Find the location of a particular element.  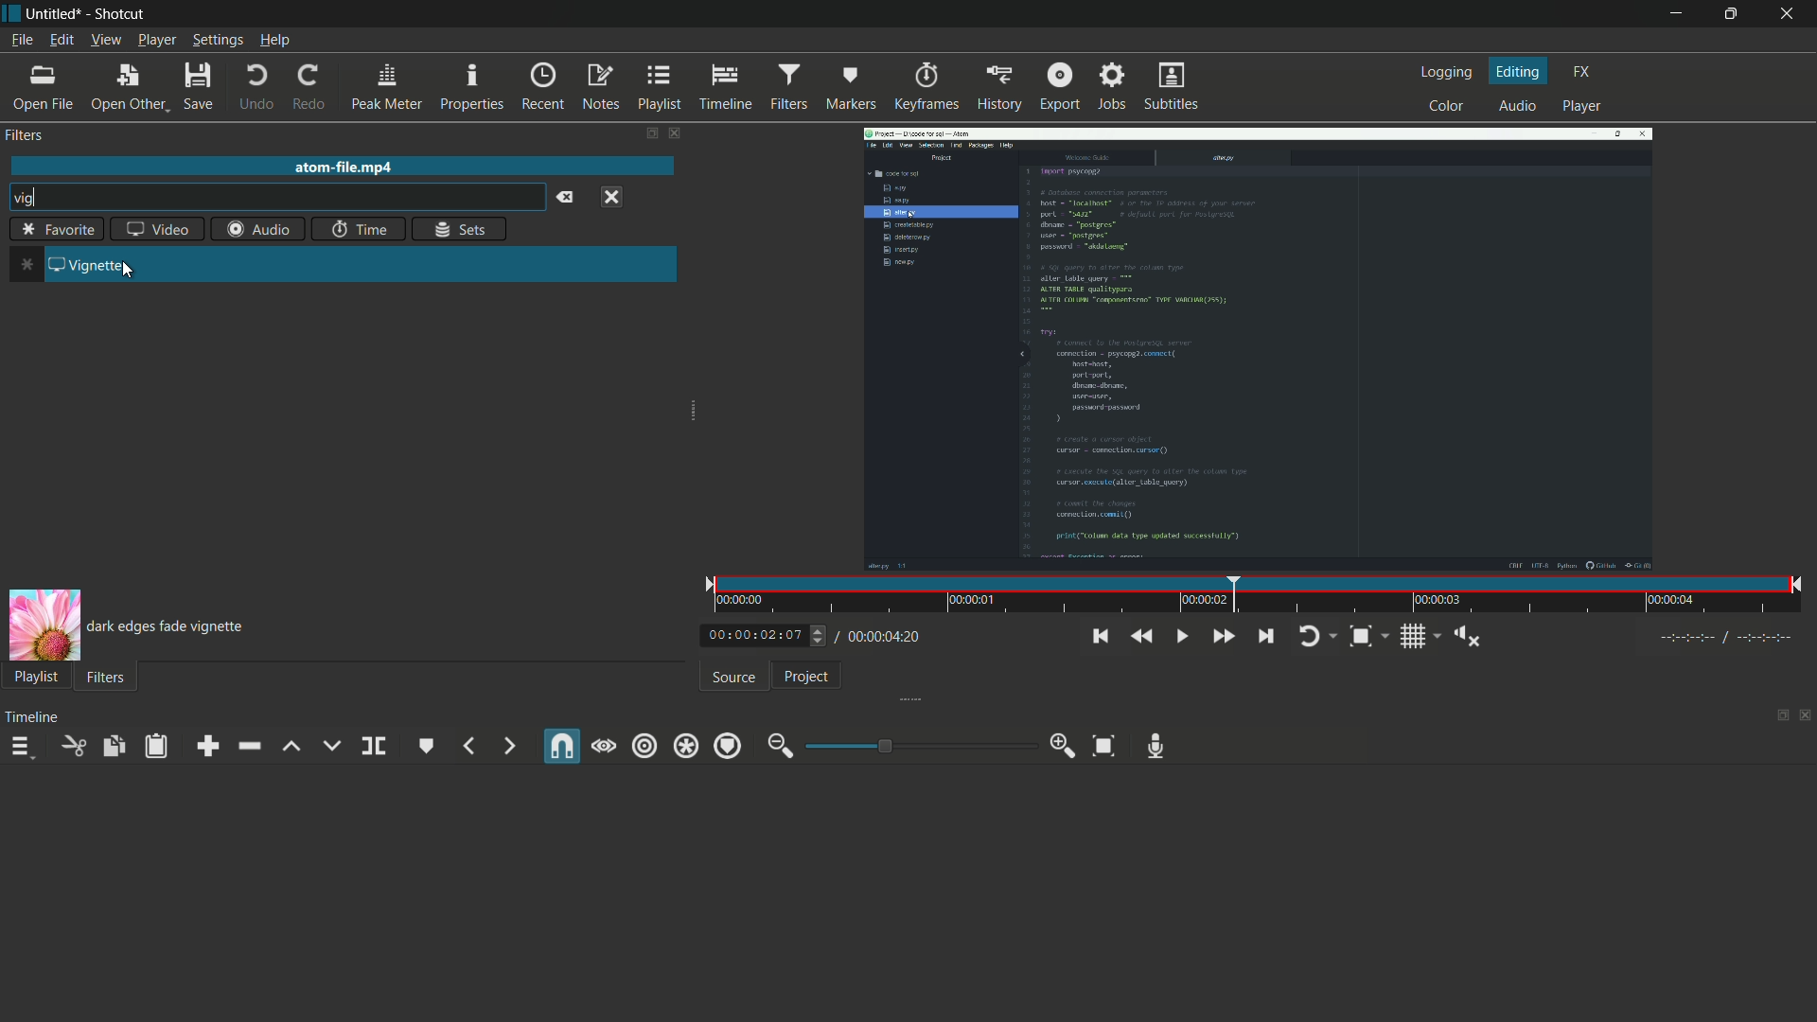

vignette is located at coordinates (96, 263).